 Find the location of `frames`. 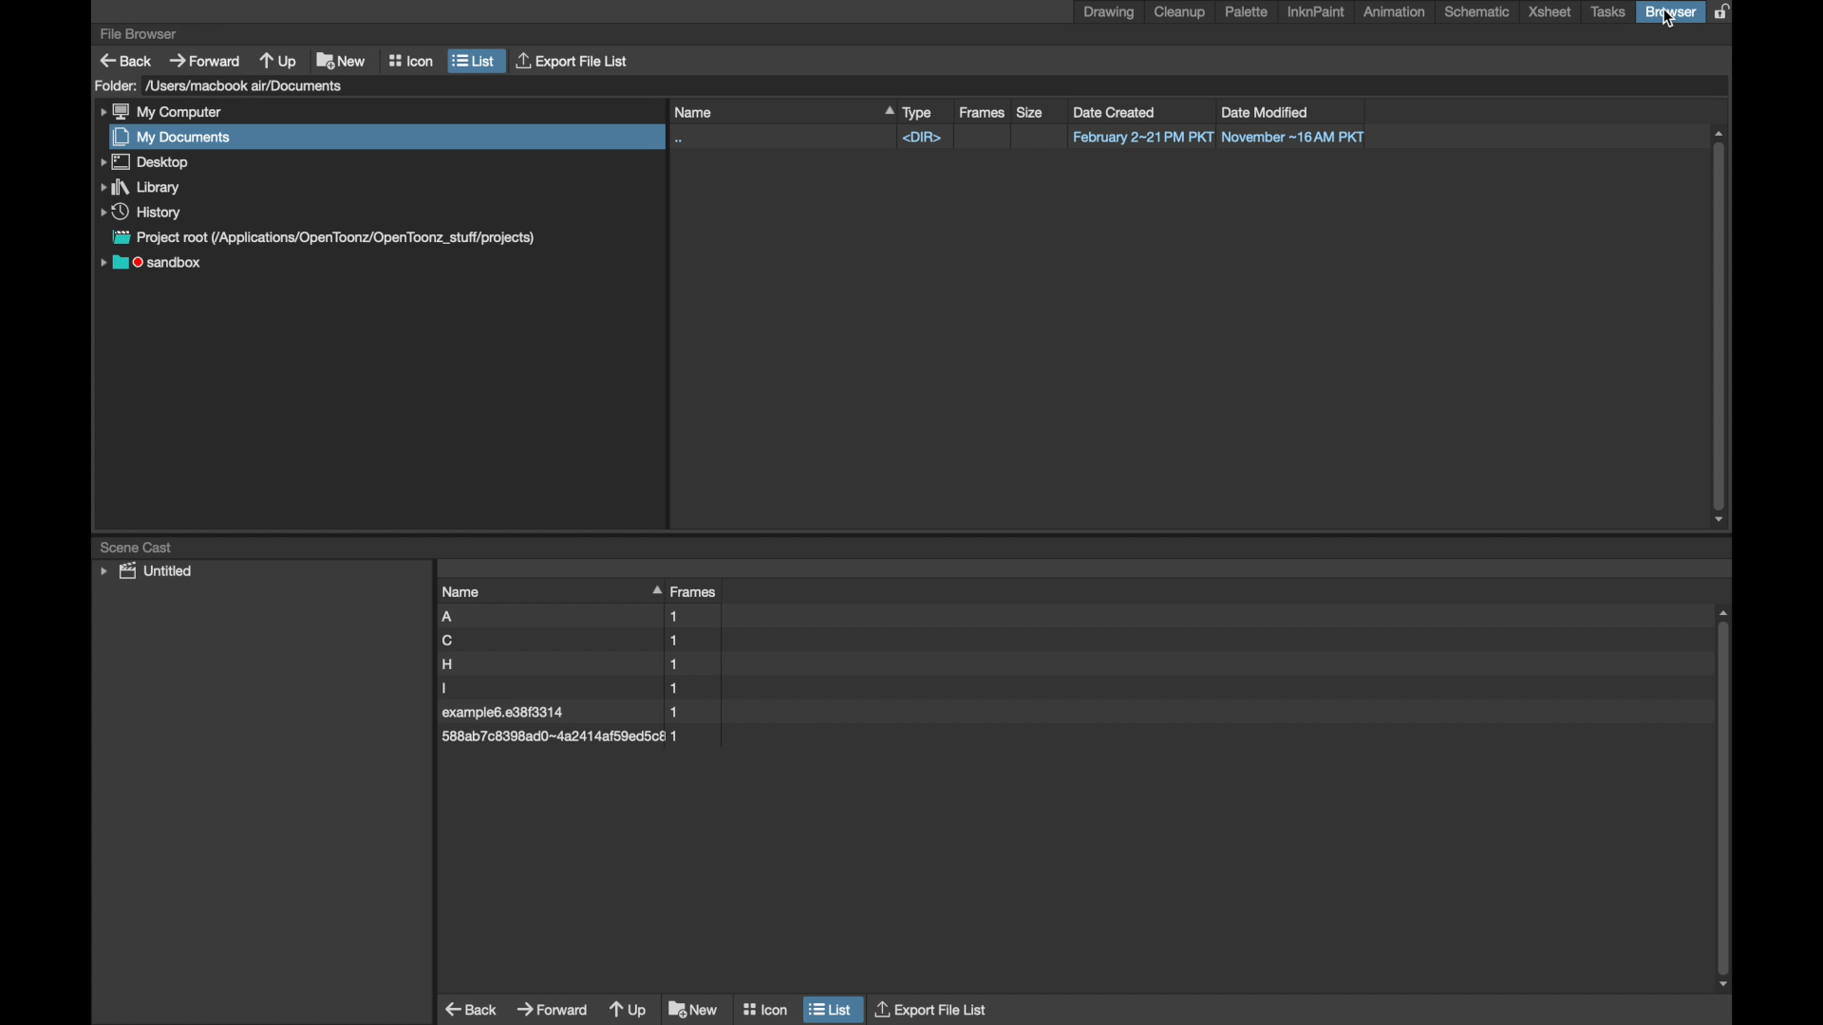

frames is located at coordinates (982, 112).